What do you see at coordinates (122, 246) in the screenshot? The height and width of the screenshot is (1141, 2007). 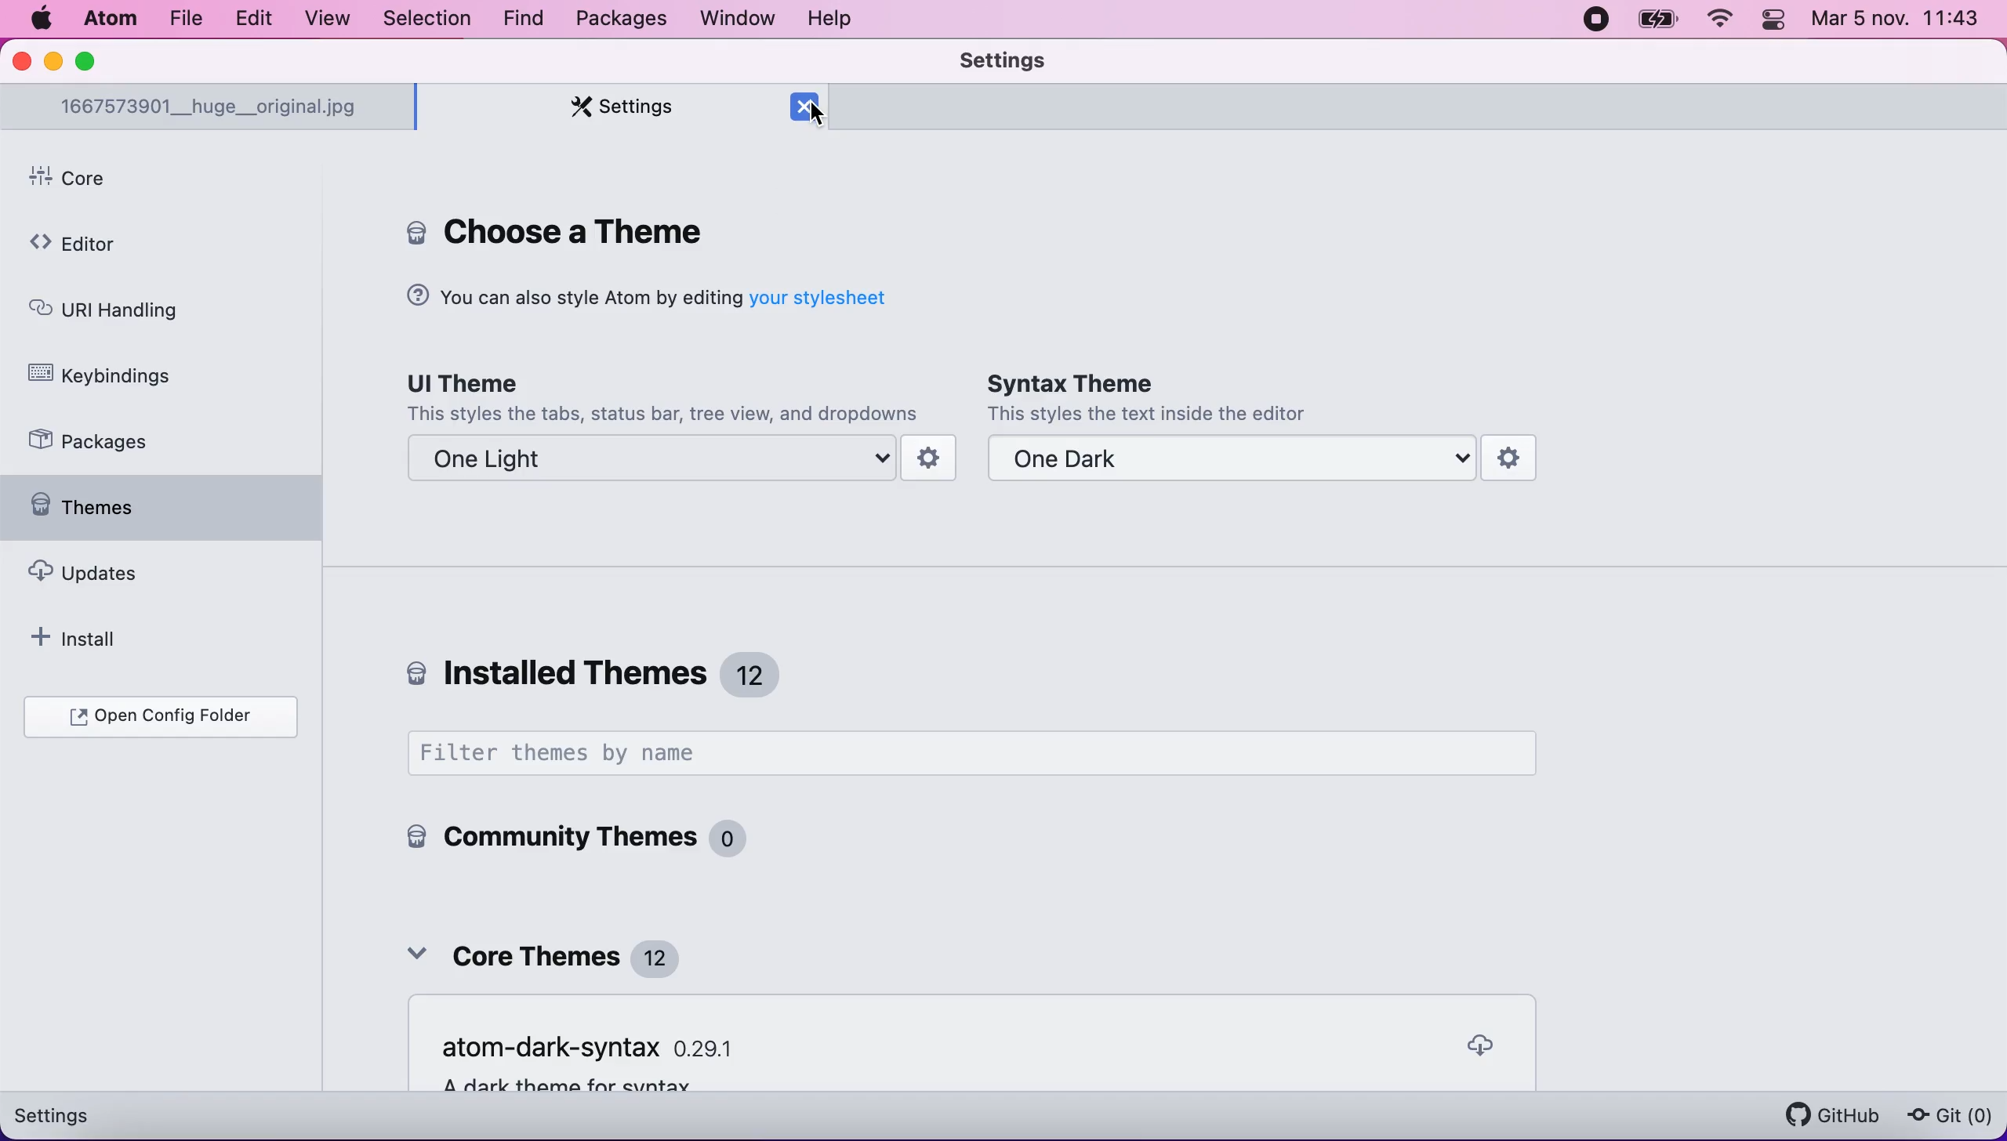 I see `editor` at bounding box center [122, 246].